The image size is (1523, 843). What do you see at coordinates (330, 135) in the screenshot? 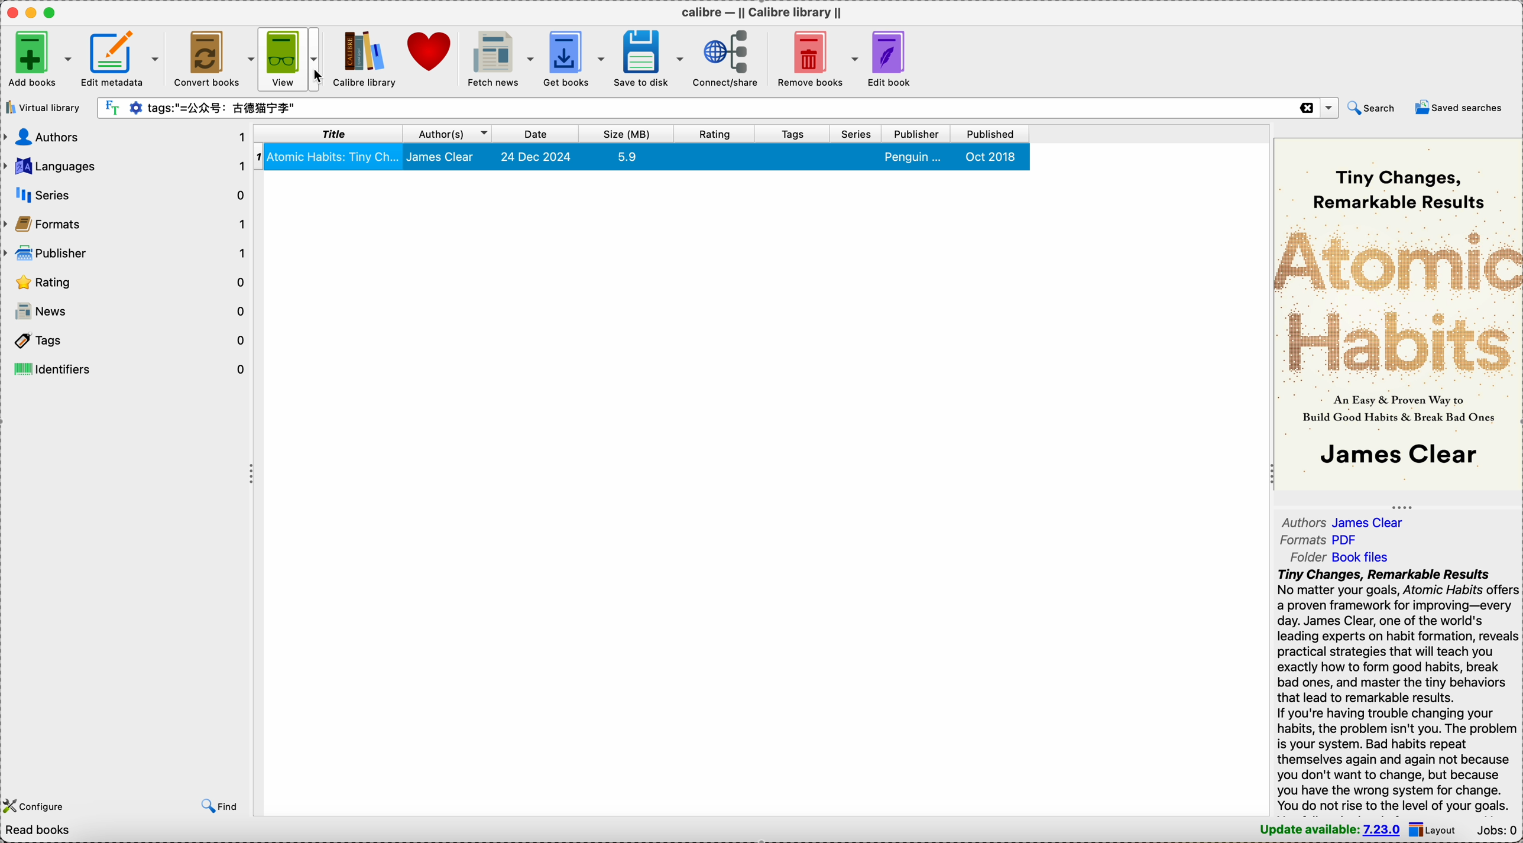
I see `title` at bounding box center [330, 135].